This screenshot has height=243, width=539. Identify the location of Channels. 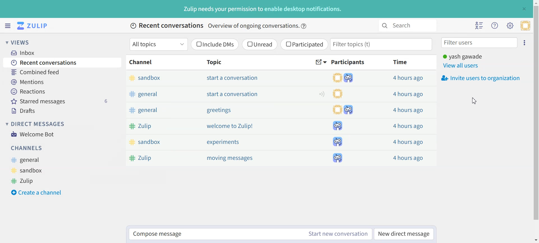
(28, 148).